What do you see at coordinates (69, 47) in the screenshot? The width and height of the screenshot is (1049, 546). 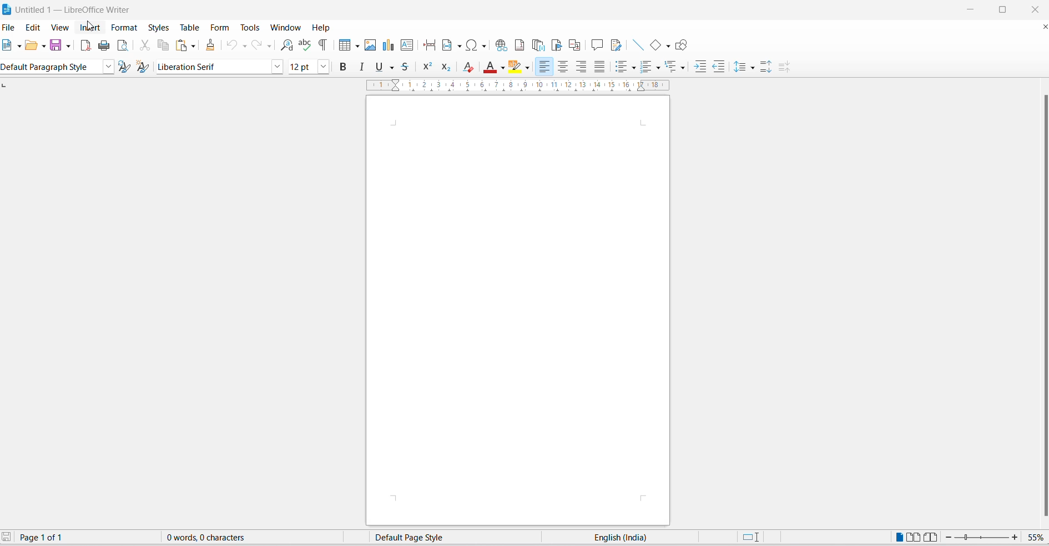 I see `save options` at bounding box center [69, 47].